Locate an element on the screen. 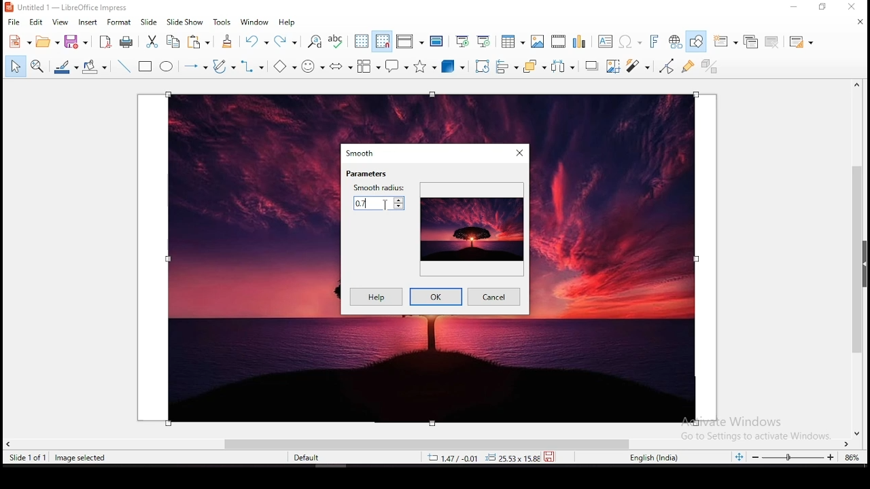 The image size is (870, 489).  slide layout is located at coordinates (801, 42).